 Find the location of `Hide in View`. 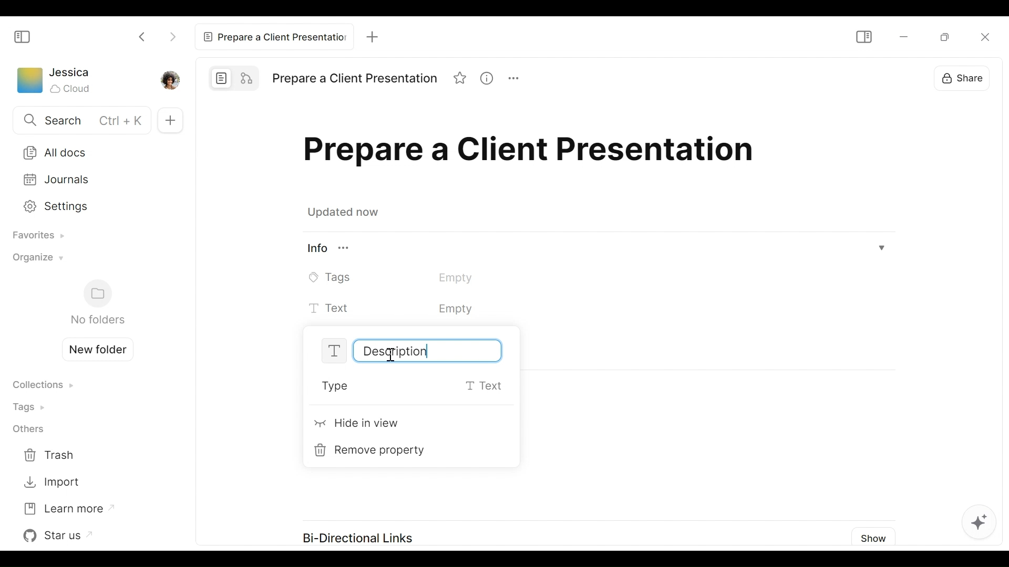

Hide in View is located at coordinates (358, 425).